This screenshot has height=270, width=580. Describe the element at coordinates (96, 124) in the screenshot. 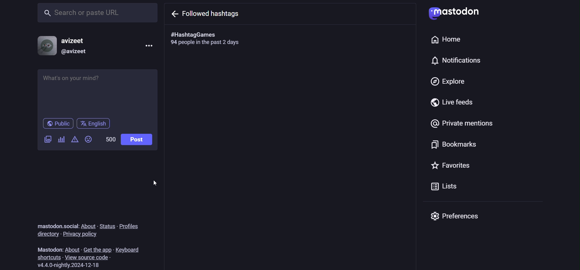

I see `English` at that location.